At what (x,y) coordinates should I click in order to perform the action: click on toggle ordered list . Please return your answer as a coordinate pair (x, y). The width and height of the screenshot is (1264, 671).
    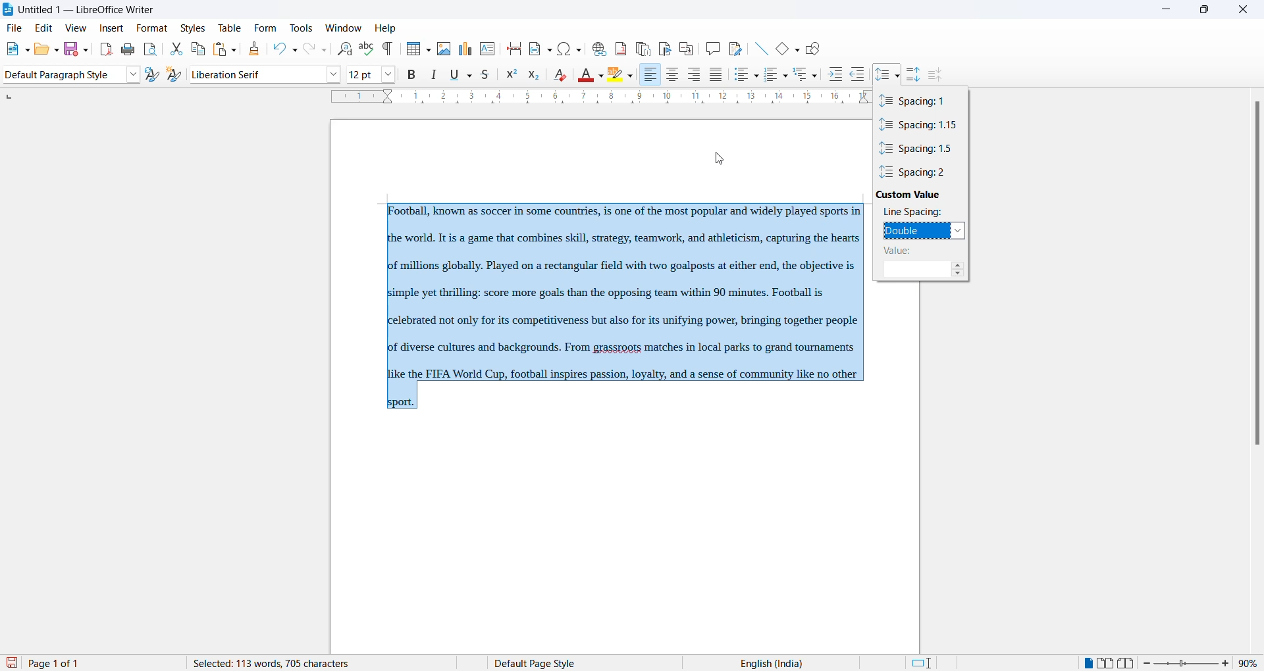
    Looking at the image, I should click on (787, 76).